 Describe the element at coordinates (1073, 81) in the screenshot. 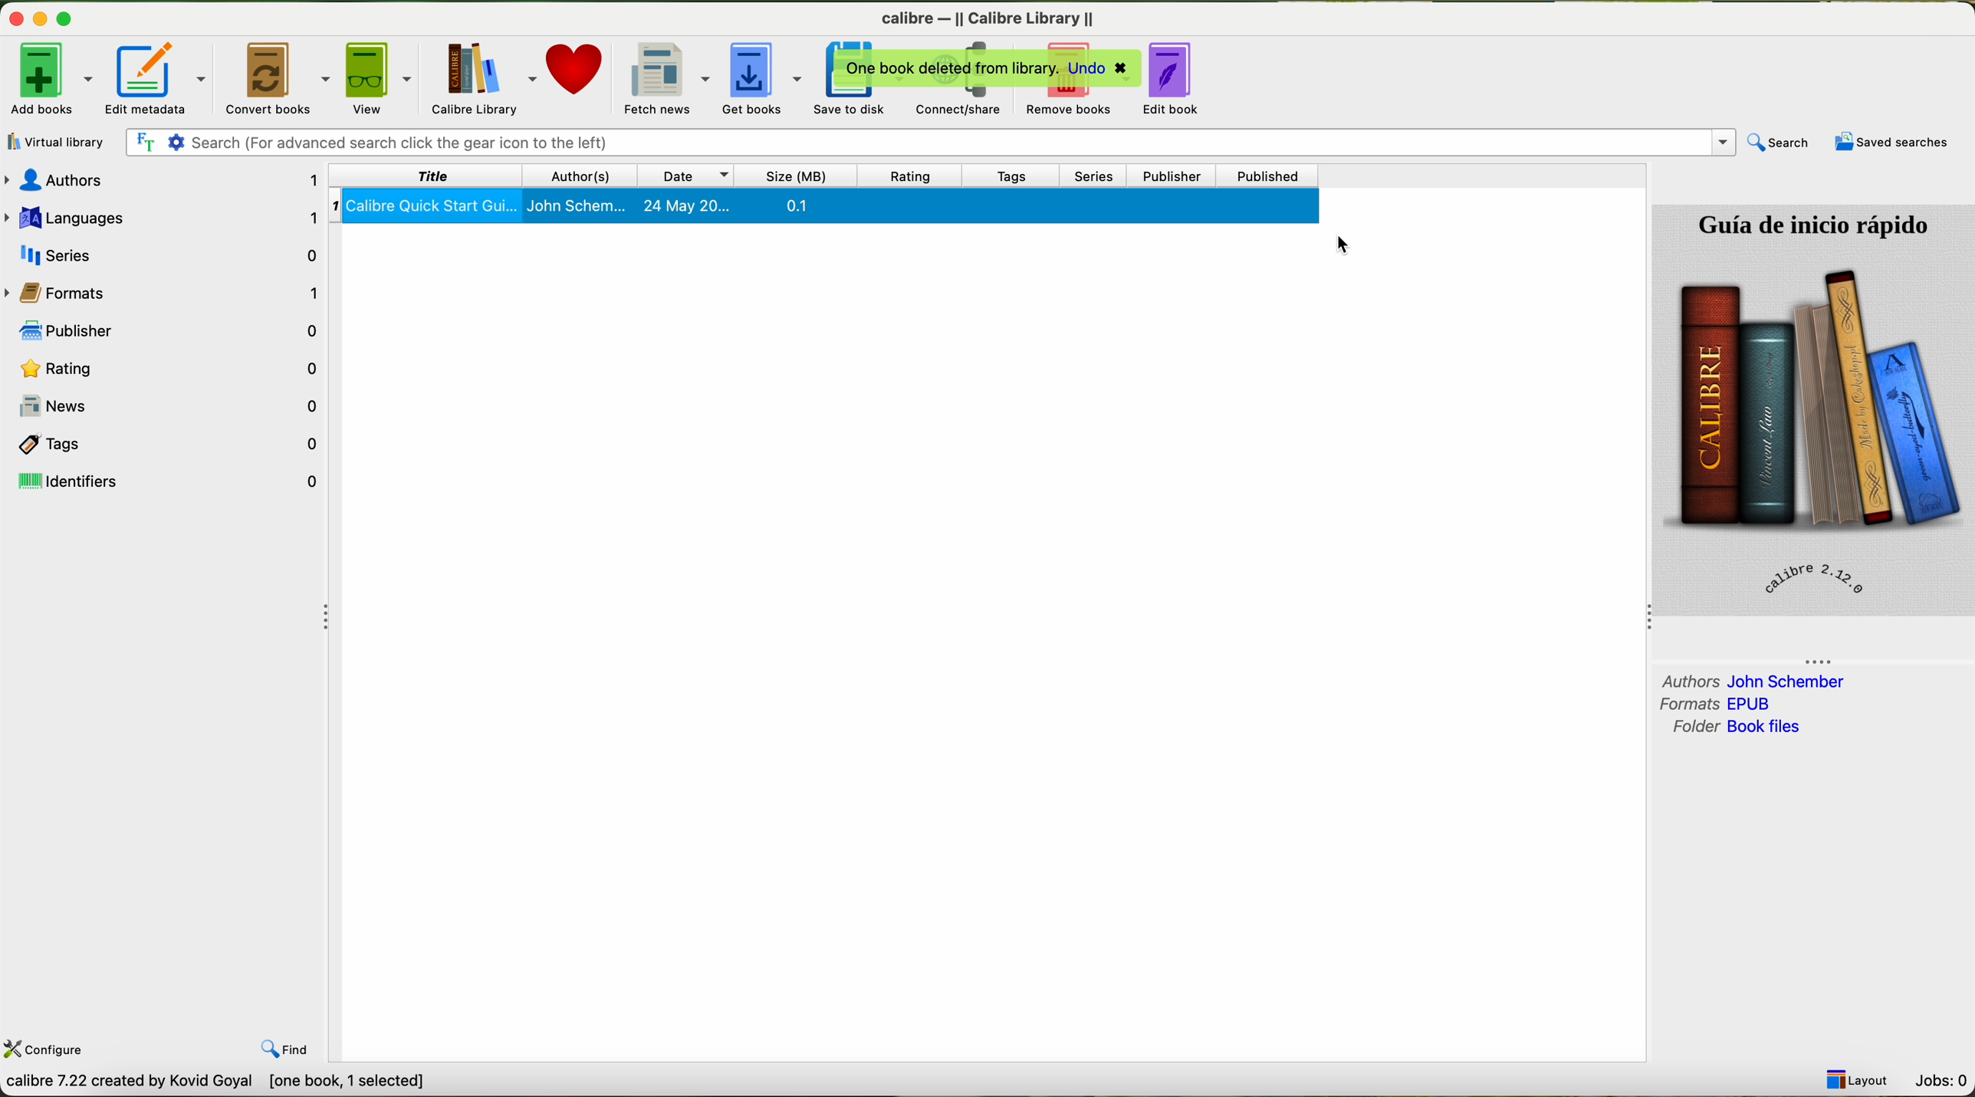

I see `click on remove books` at that location.